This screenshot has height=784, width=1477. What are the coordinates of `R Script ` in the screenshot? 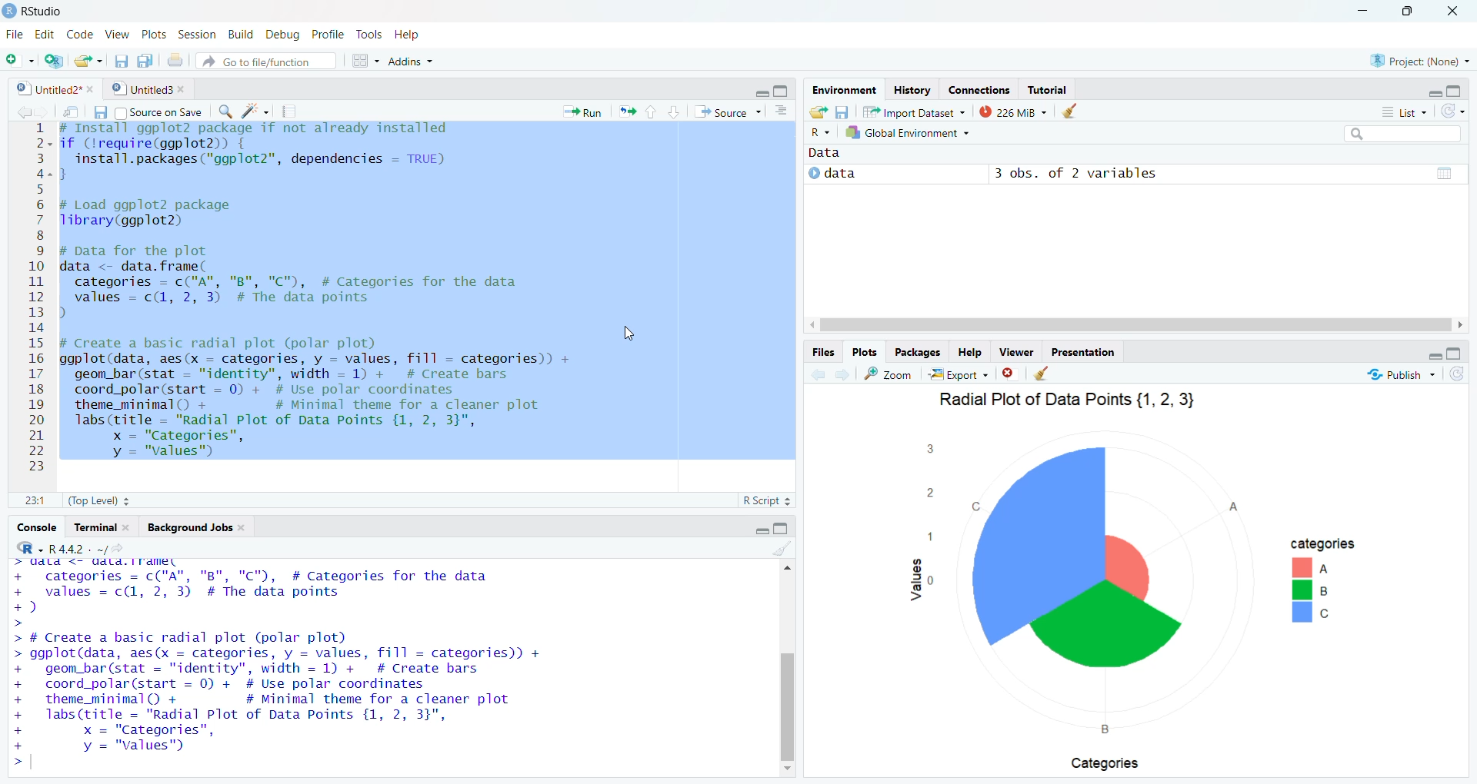 It's located at (765, 500).